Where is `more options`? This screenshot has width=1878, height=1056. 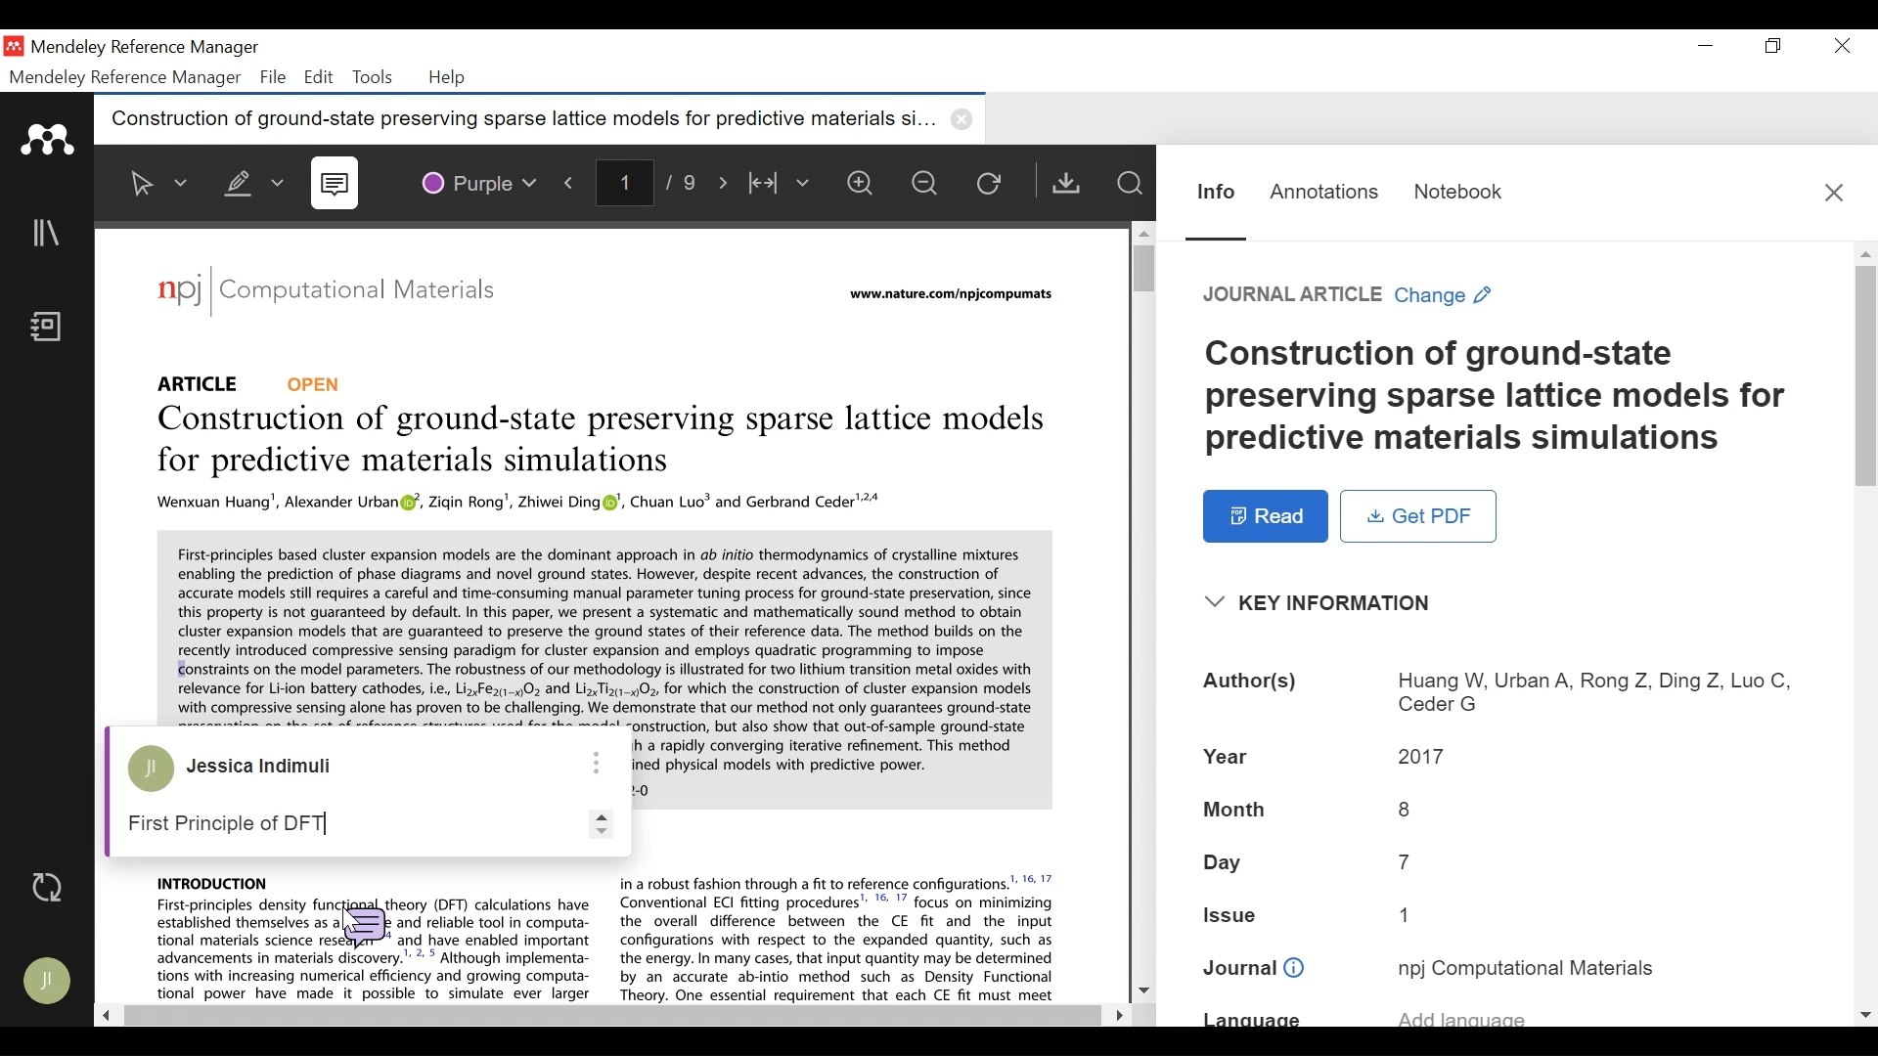
more options is located at coordinates (596, 761).